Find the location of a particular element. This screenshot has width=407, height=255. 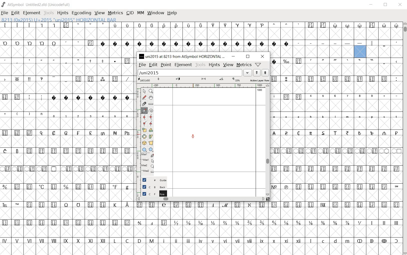

show the next word on the list is located at coordinates (256, 73).